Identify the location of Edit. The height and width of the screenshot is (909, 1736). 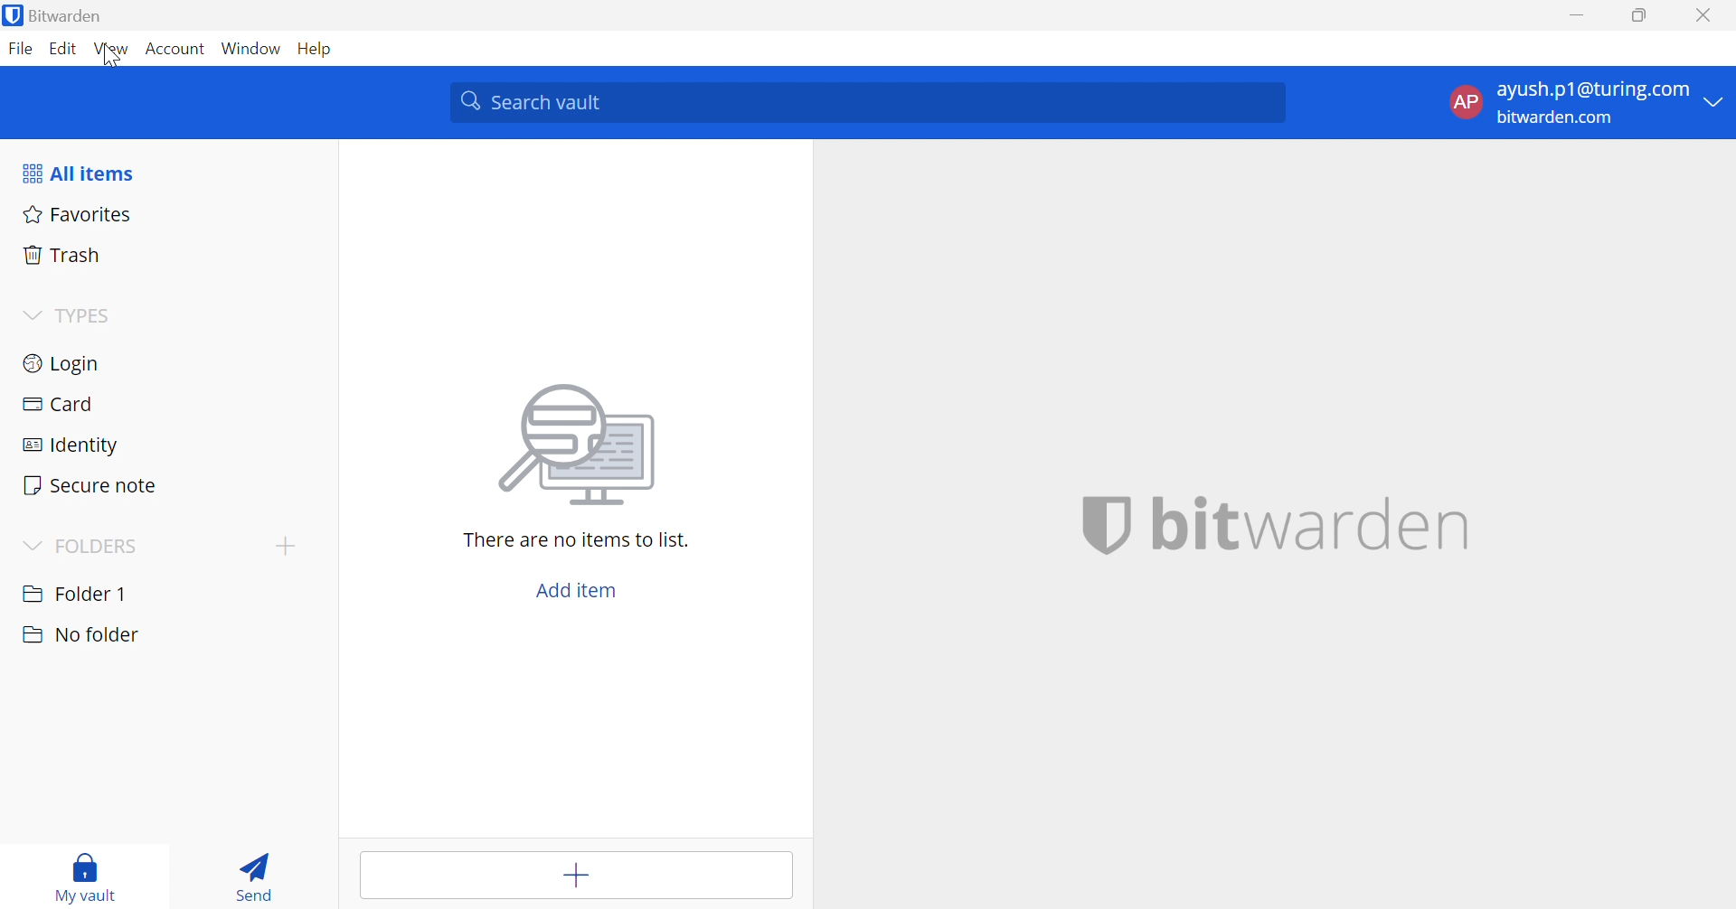
(66, 50).